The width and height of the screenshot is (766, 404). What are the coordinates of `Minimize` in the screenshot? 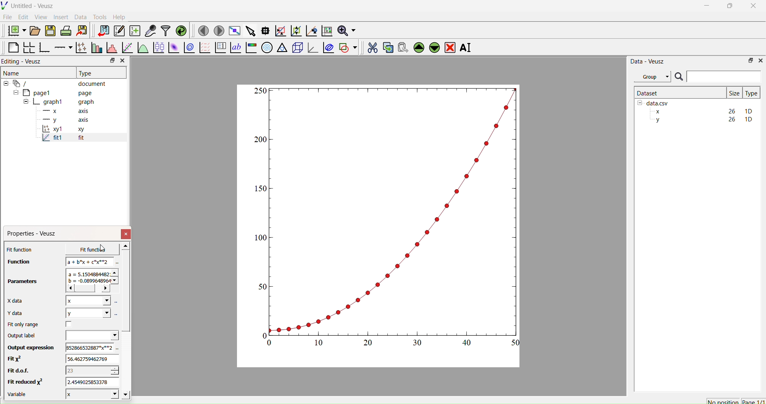 It's located at (707, 8).